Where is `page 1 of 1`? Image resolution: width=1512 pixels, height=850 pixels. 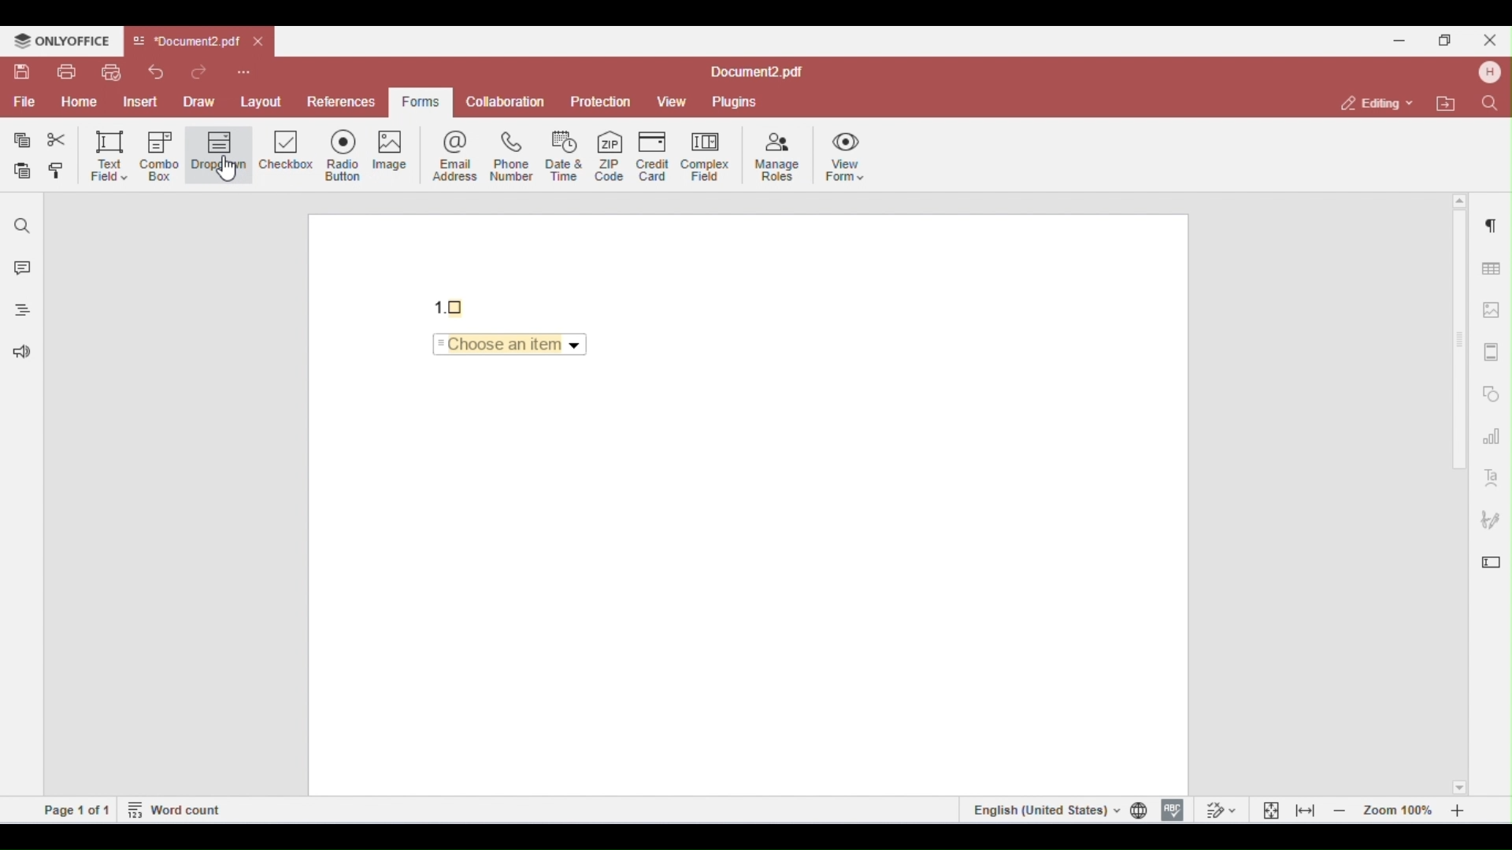
page 1 of 1 is located at coordinates (77, 809).